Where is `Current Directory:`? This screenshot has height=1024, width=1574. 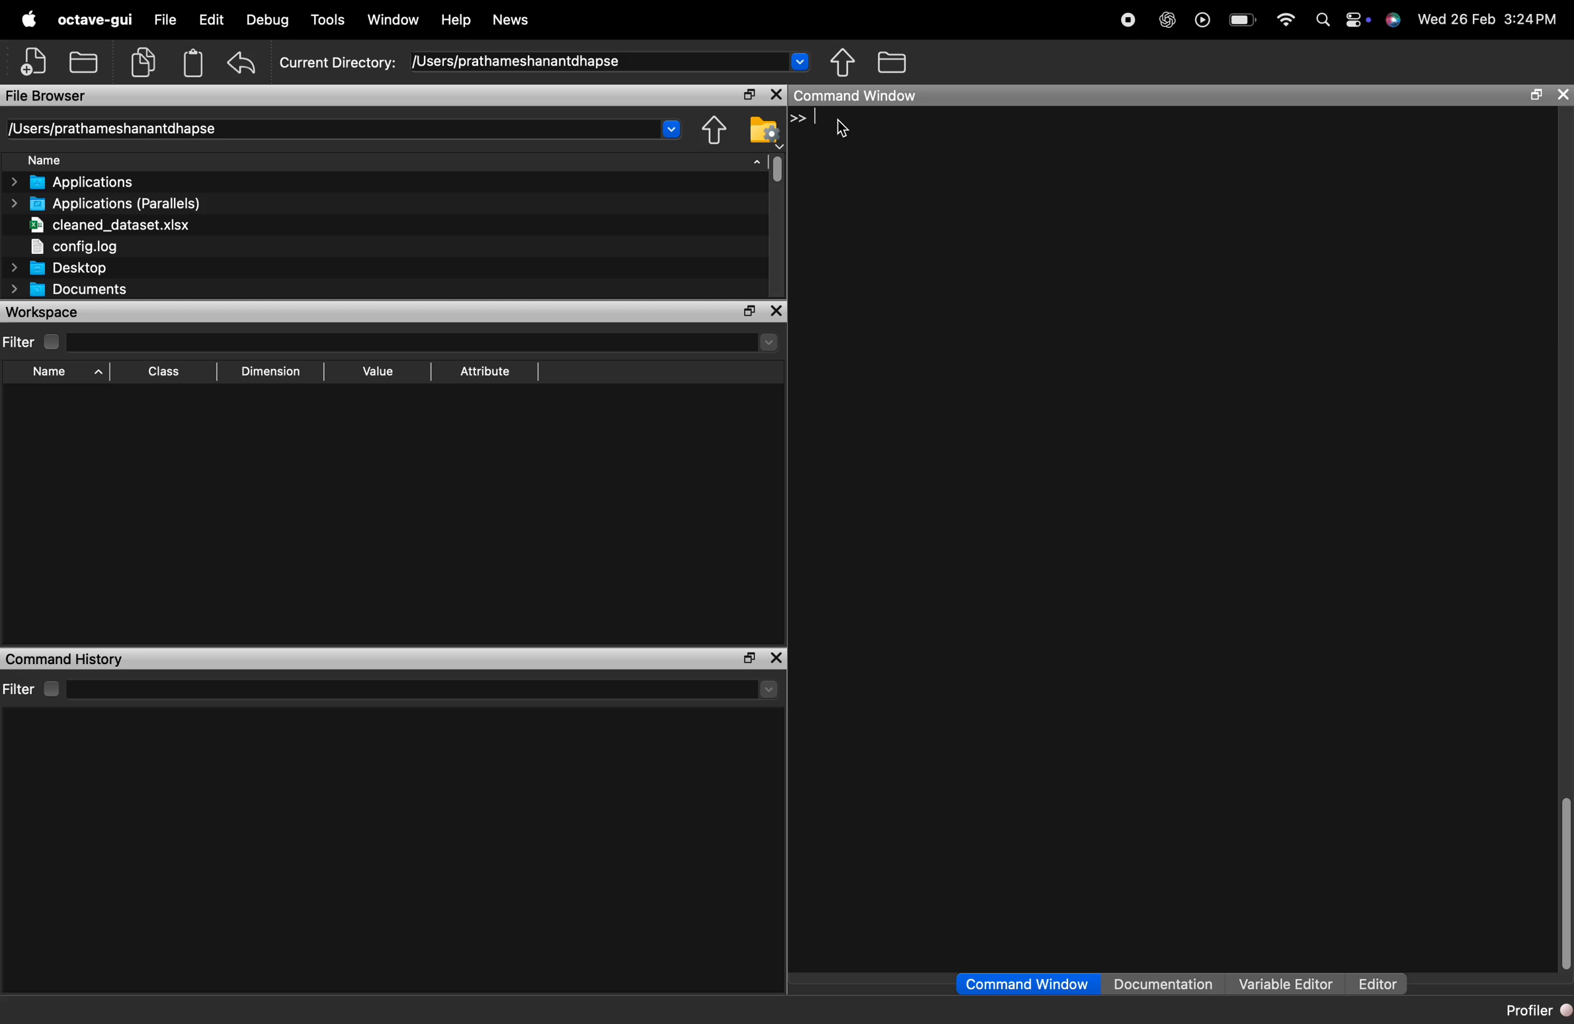 Current Directory: is located at coordinates (339, 60).